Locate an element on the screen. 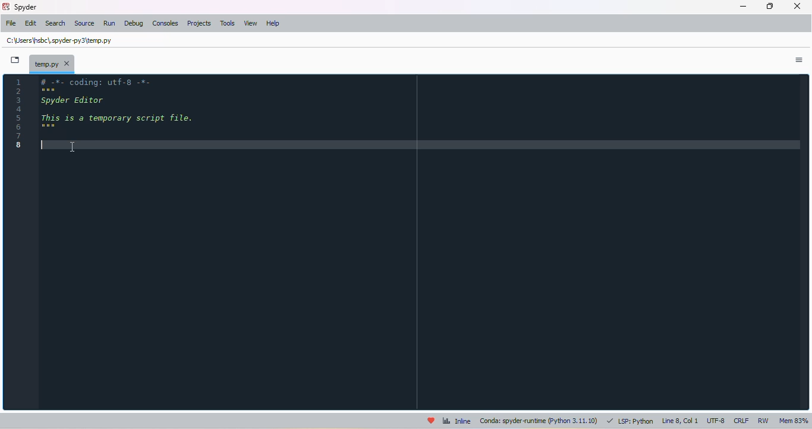 Image resolution: width=812 pixels, height=429 pixels. CRLF is located at coordinates (741, 421).